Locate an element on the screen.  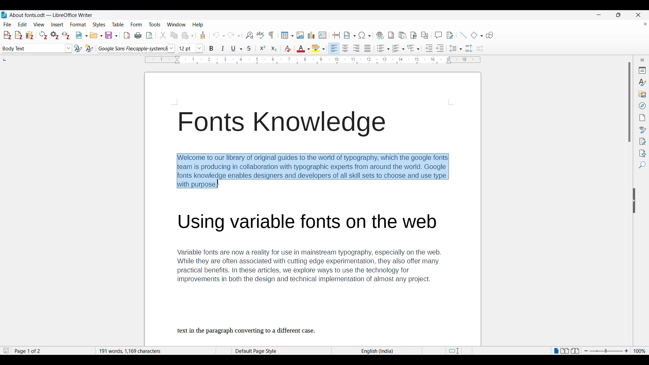
Right alignment is located at coordinates (356, 48).